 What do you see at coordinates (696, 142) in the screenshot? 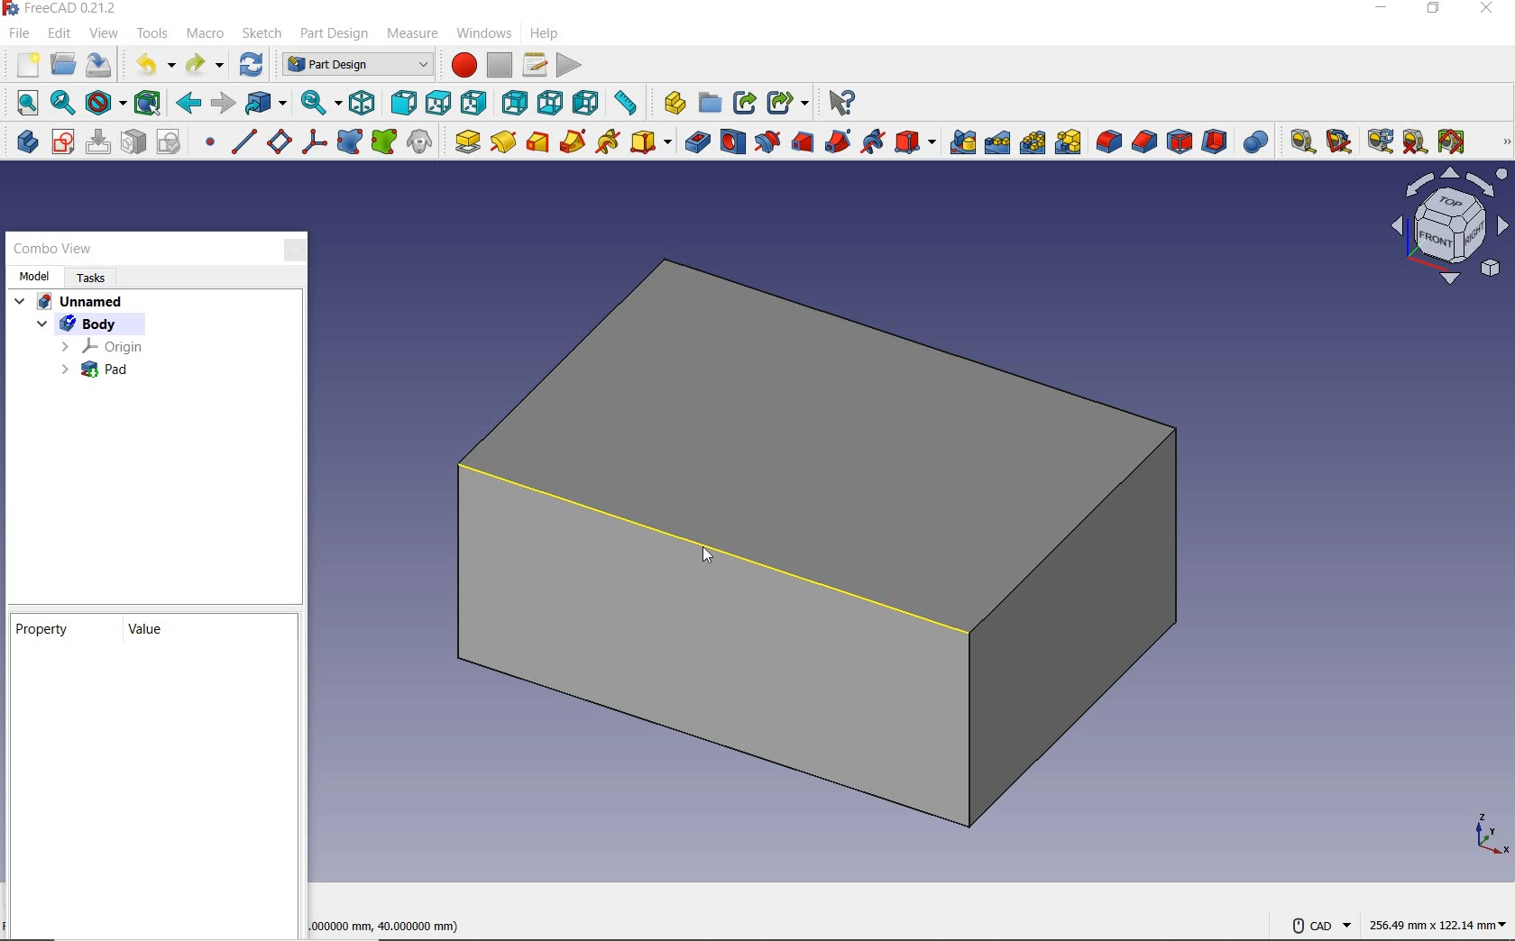
I see `pocket` at bounding box center [696, 142].